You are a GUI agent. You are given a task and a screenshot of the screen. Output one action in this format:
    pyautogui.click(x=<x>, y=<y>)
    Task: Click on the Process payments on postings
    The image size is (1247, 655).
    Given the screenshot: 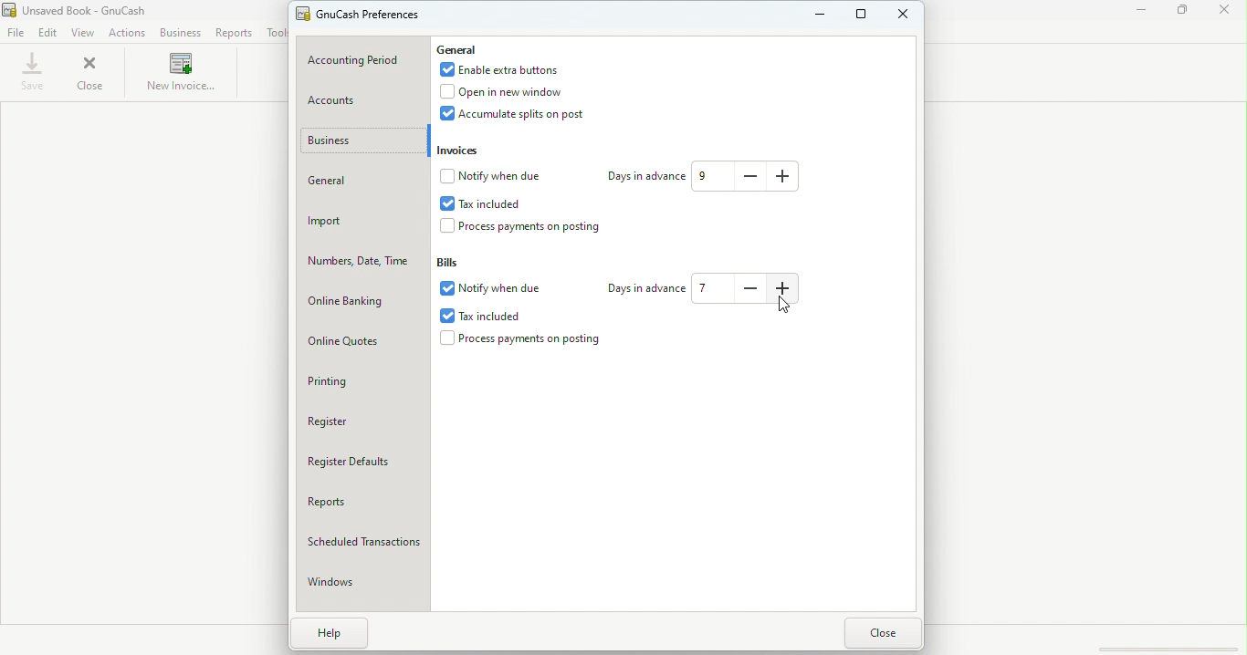 What is the action you would take?
    pyautogui.click(x=524, y=340)
    